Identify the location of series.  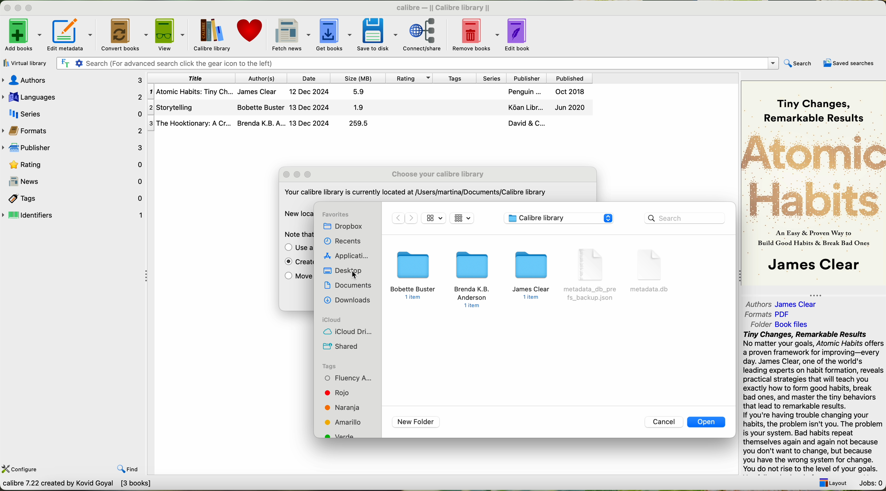
(489, 78).